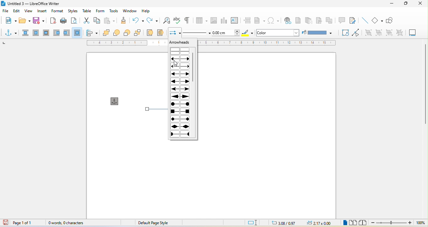  What do you see at coordinates (342, 20) in the screenshot?
I see `comment` at bounding box center [342, 20].